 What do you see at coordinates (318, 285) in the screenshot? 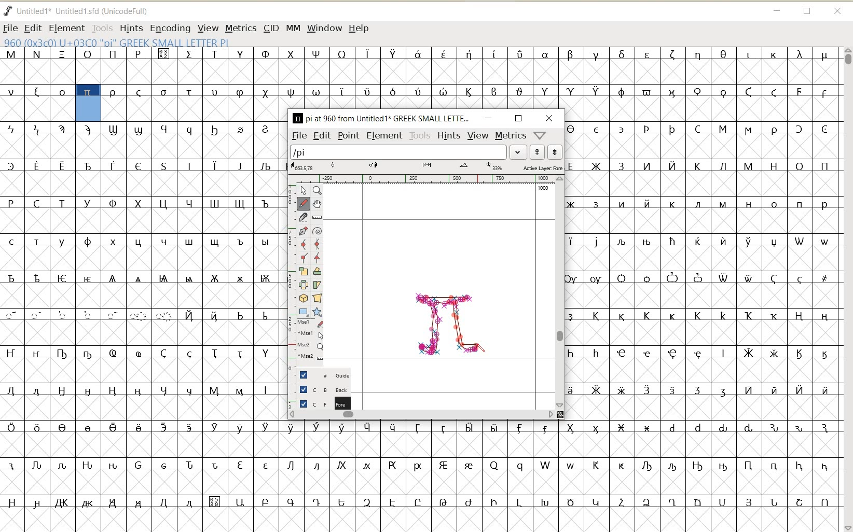
I see `skew the selection` at bounding box center [318, 285].